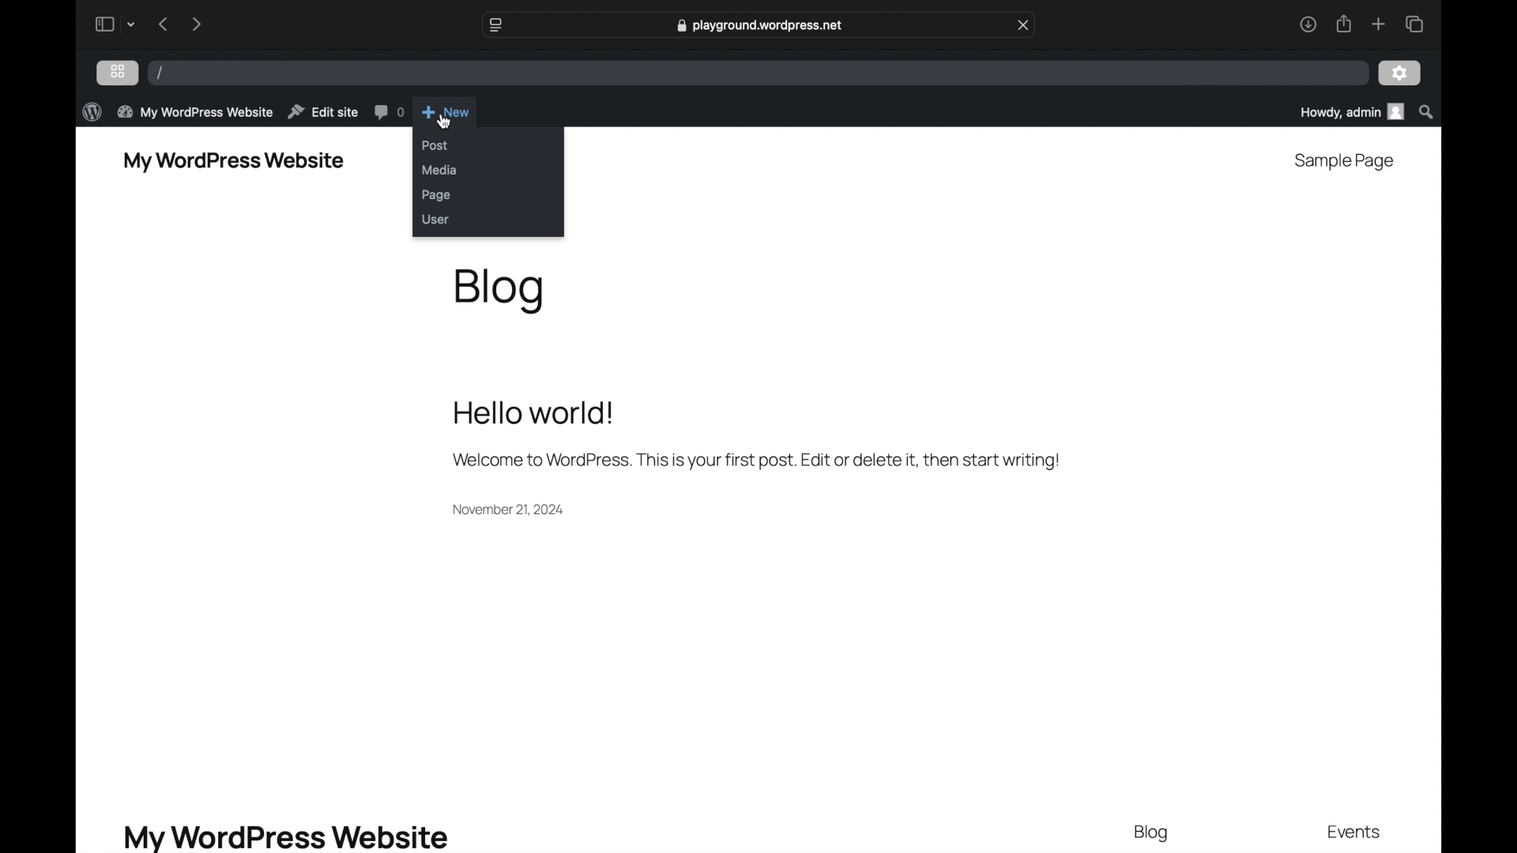 The height and width of the screenshot is (853, 1517). What do you see at coordinates (782, 461) in the screenshot?
I see `Welcome to WordPress. This is your first post. Edit or delete it, then start writing!` at bounding box center [782, 461].